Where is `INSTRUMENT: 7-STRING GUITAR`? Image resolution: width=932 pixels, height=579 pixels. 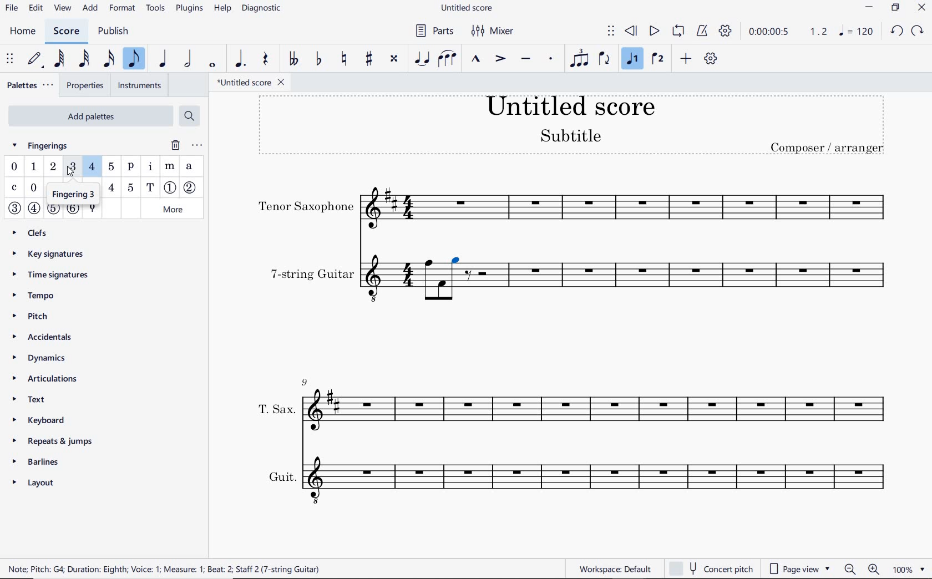 INSTRUMENT: 7-STRING GUITAR is located at coordinates (682, 281).